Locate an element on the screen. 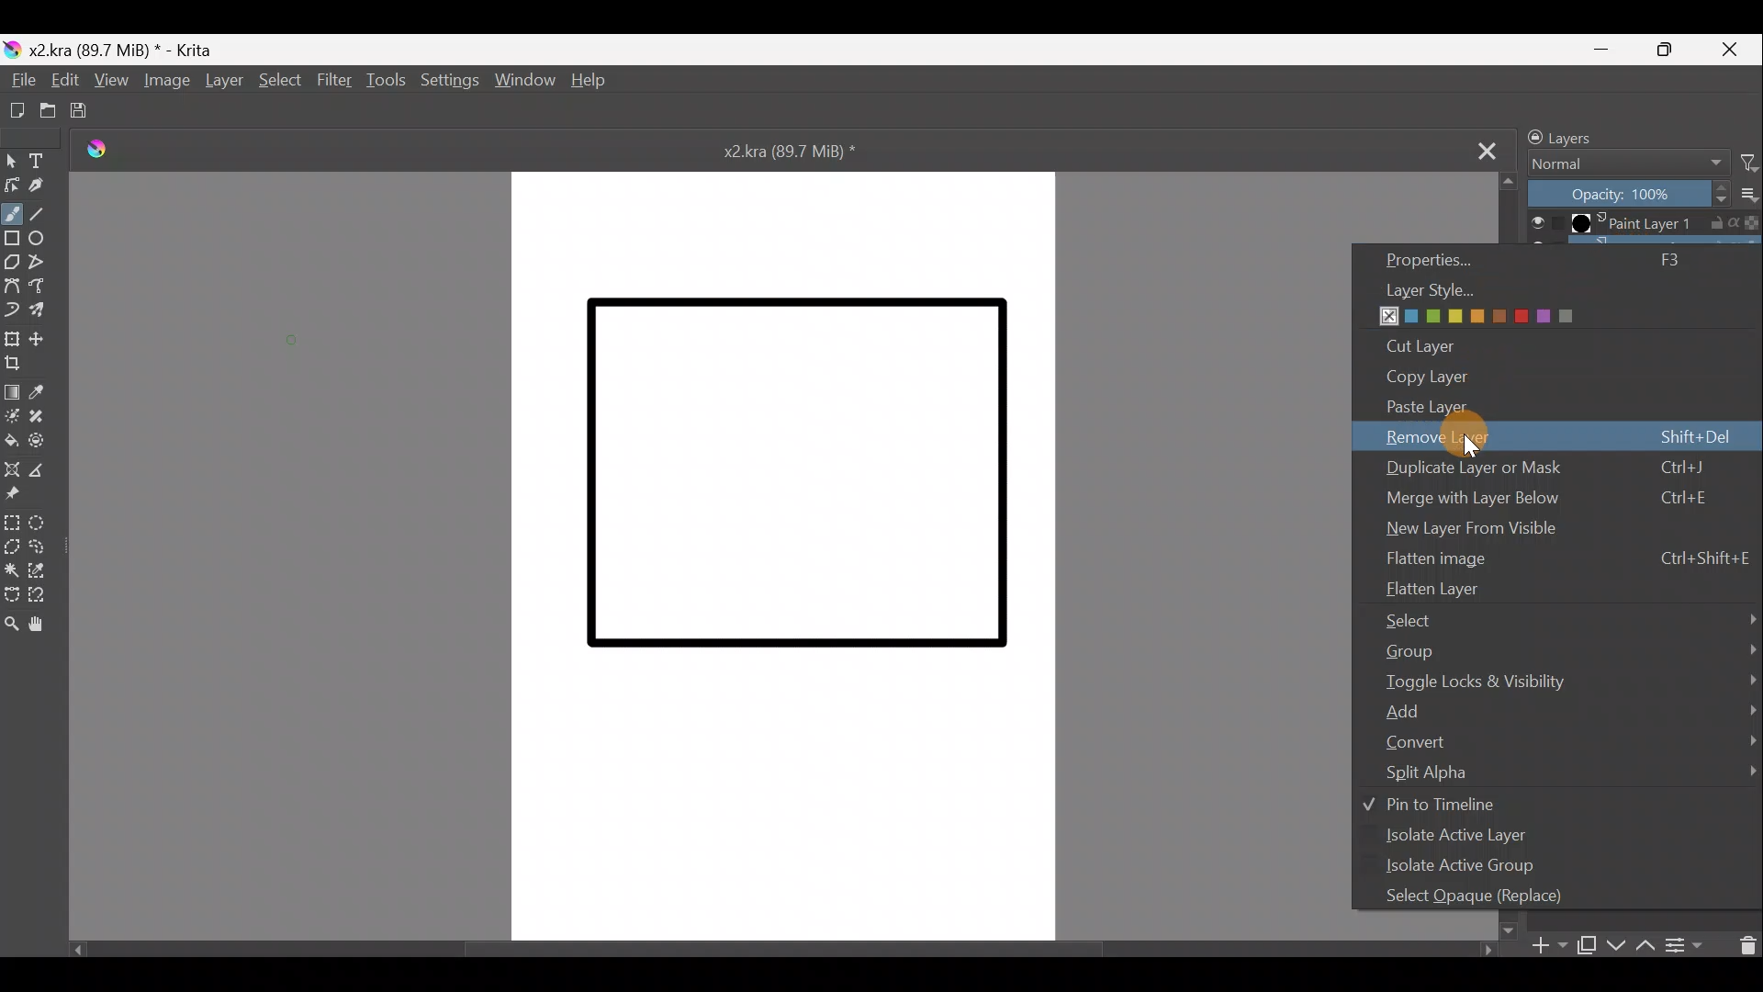 This screenshot has width=1763, height=992. Assistant tool is located at coordinates (15, 468).